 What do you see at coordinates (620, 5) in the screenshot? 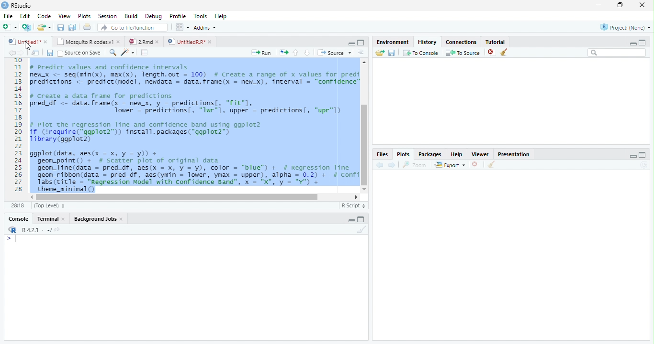
I see `Maximize` at bounding box center [620, 5].